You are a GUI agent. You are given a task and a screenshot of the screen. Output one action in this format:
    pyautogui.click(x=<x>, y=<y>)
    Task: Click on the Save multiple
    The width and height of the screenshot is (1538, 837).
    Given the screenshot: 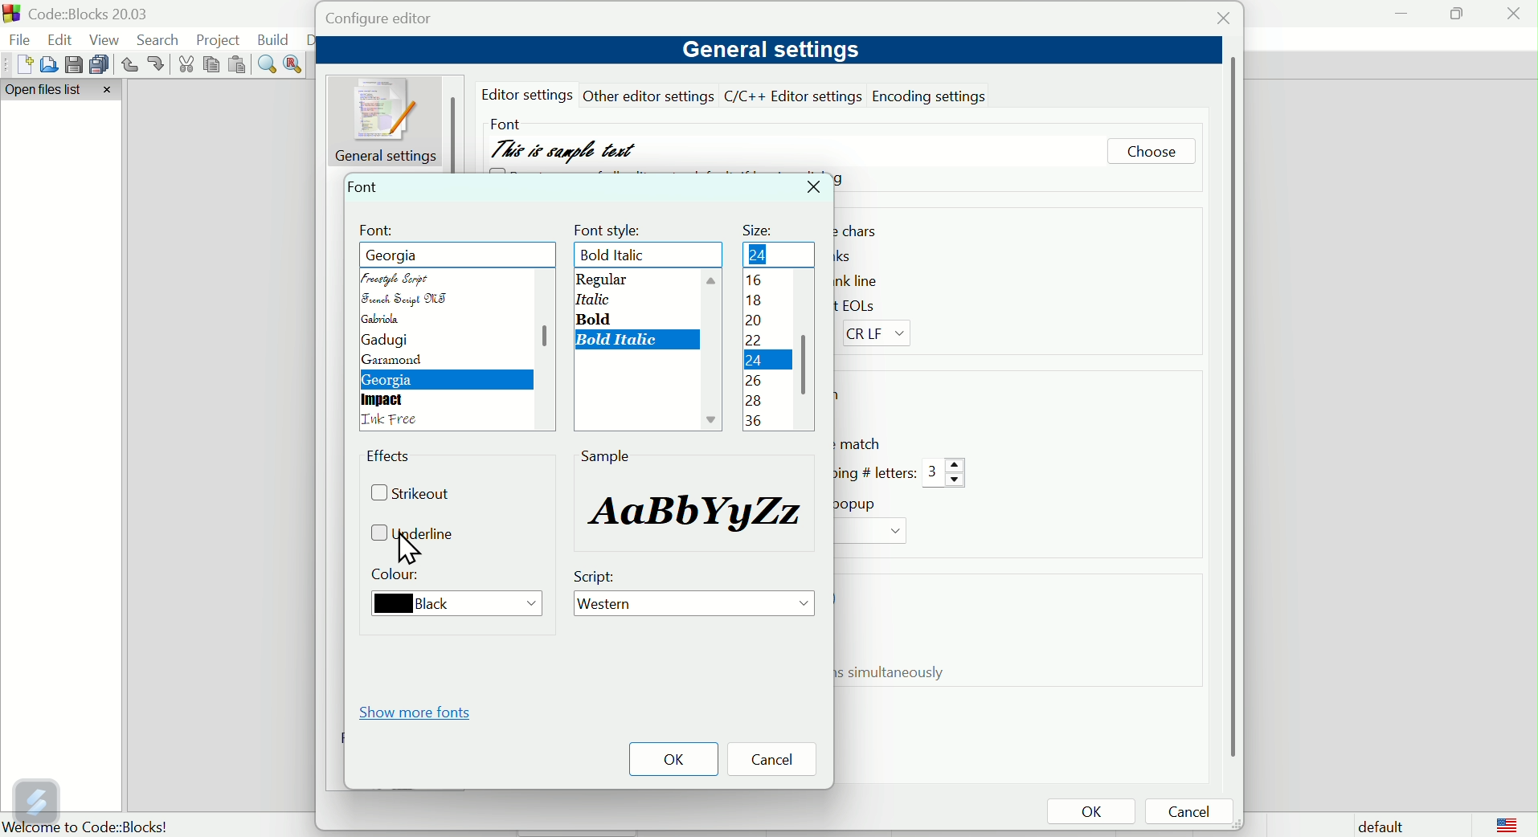 What is the action you would take?
    pyautogui.click(x=100, y=63)
    